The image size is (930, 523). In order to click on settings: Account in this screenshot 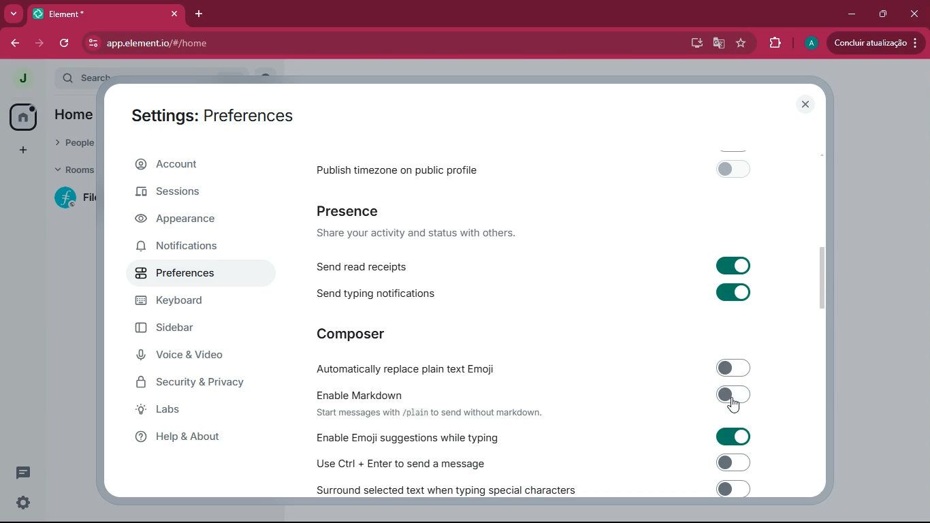, I will do `click(206, 113)`.